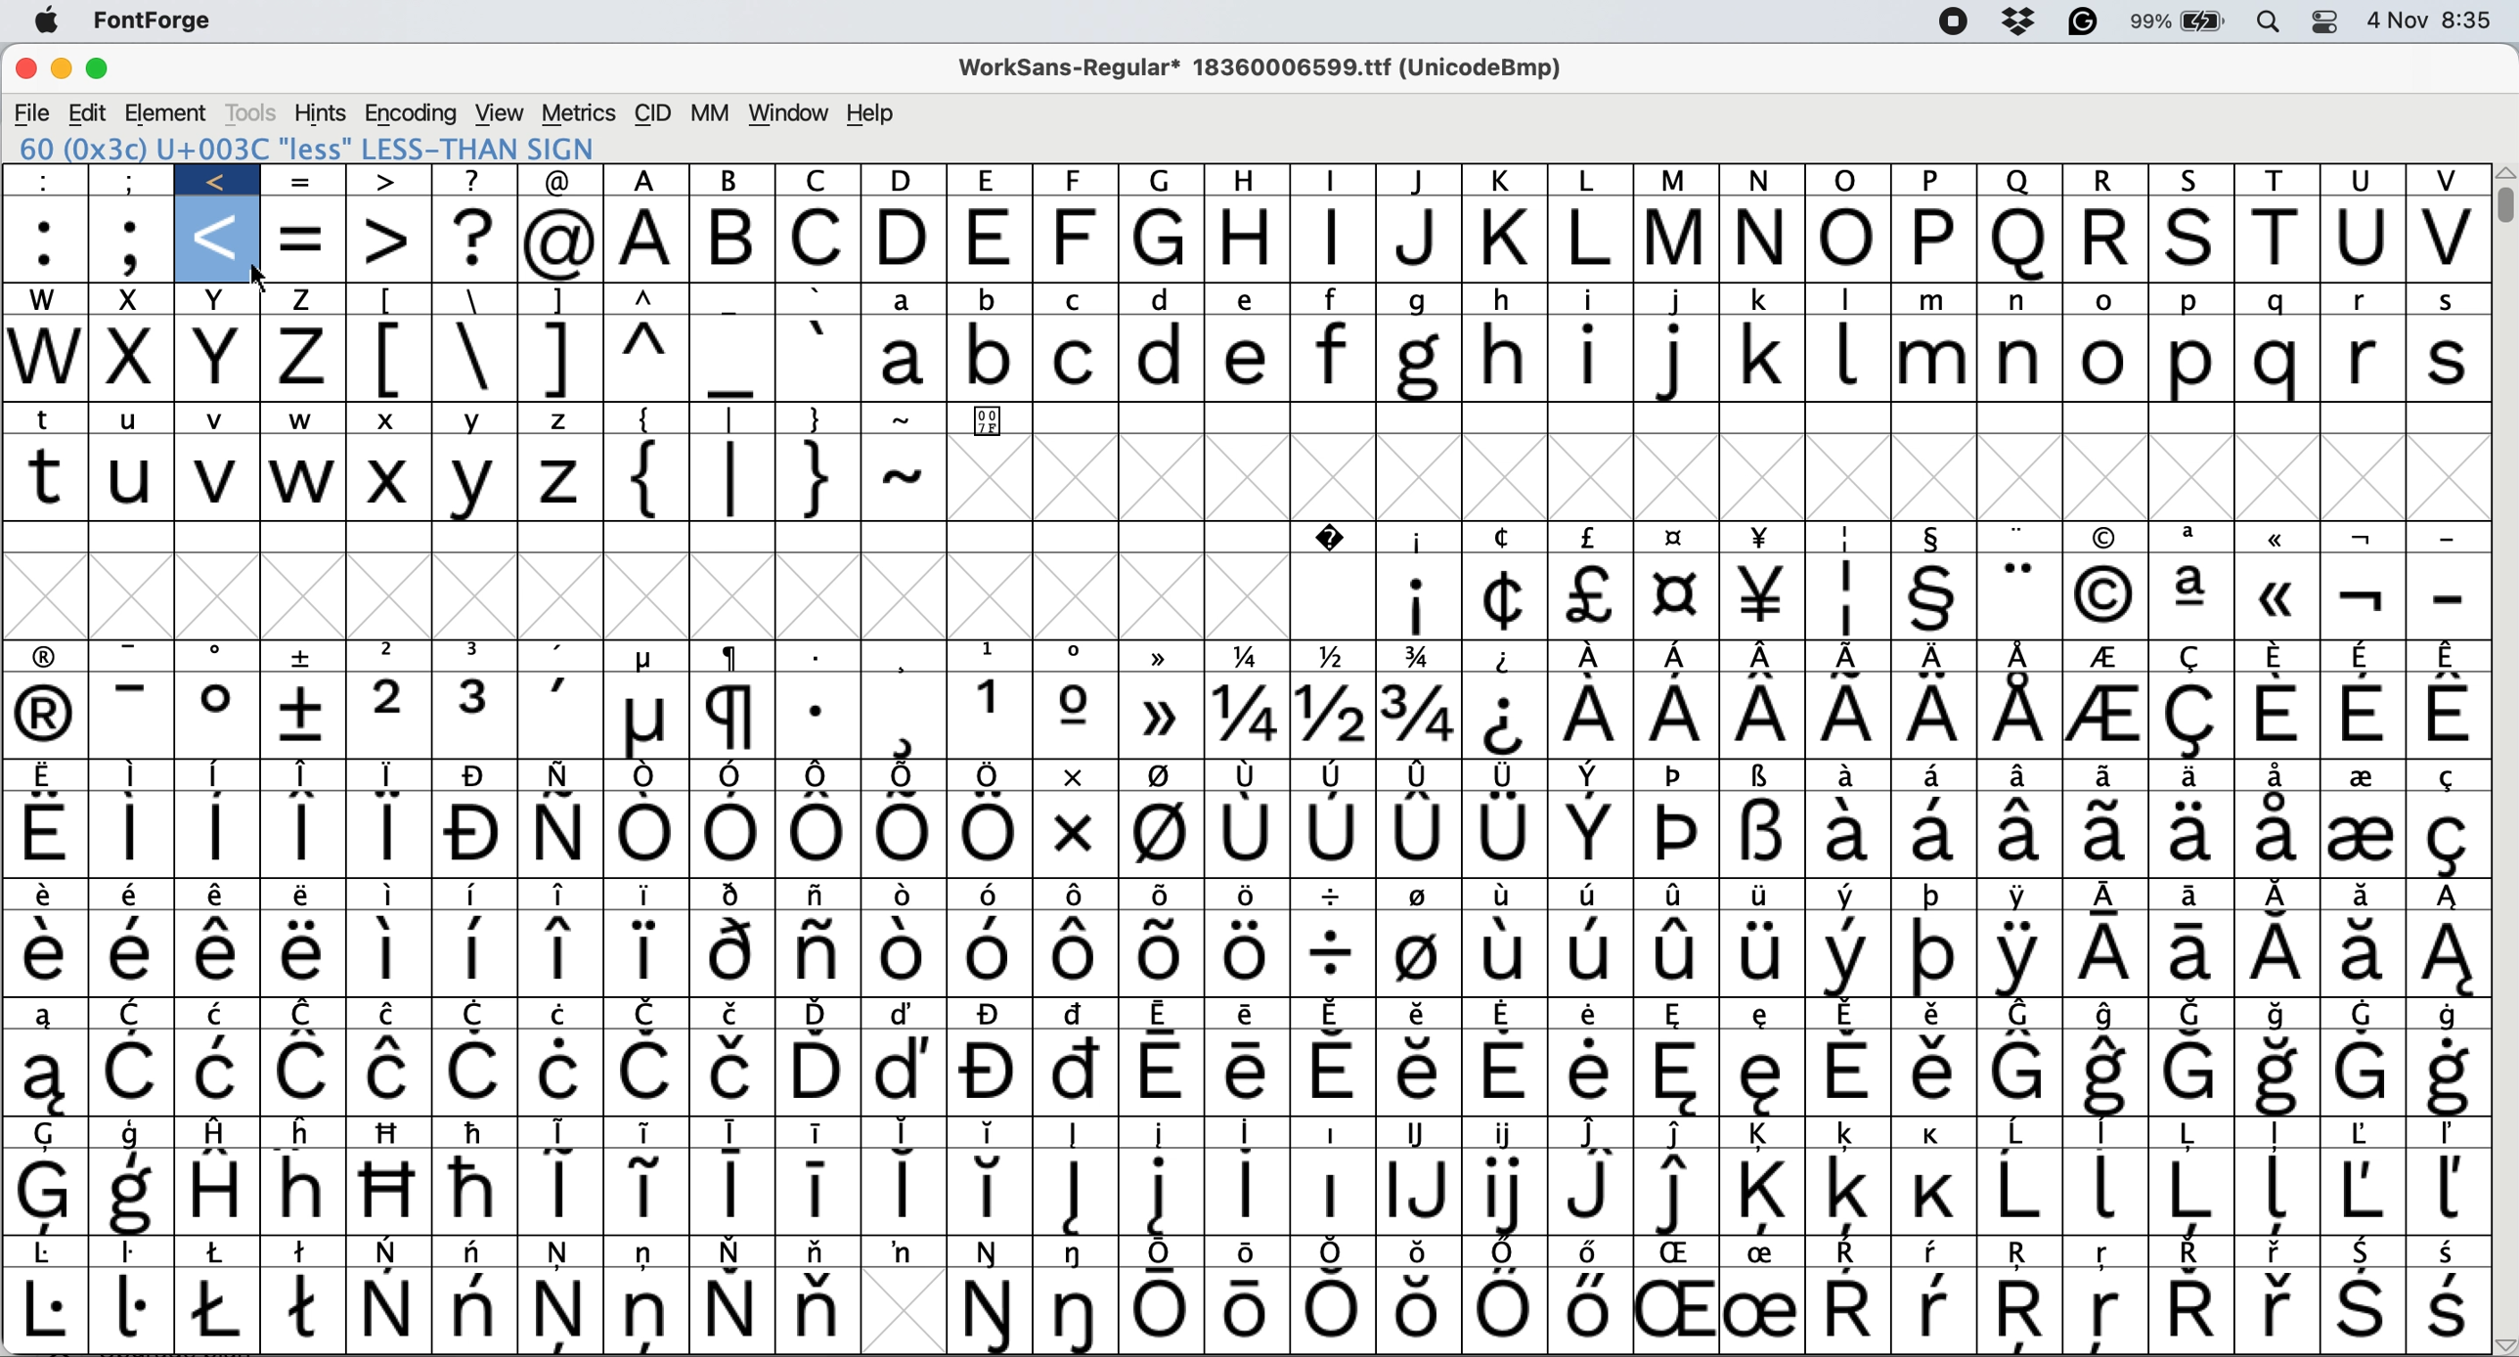 The image size is (2519, 1357). I want to click on Symbol, so click(391, 1072).